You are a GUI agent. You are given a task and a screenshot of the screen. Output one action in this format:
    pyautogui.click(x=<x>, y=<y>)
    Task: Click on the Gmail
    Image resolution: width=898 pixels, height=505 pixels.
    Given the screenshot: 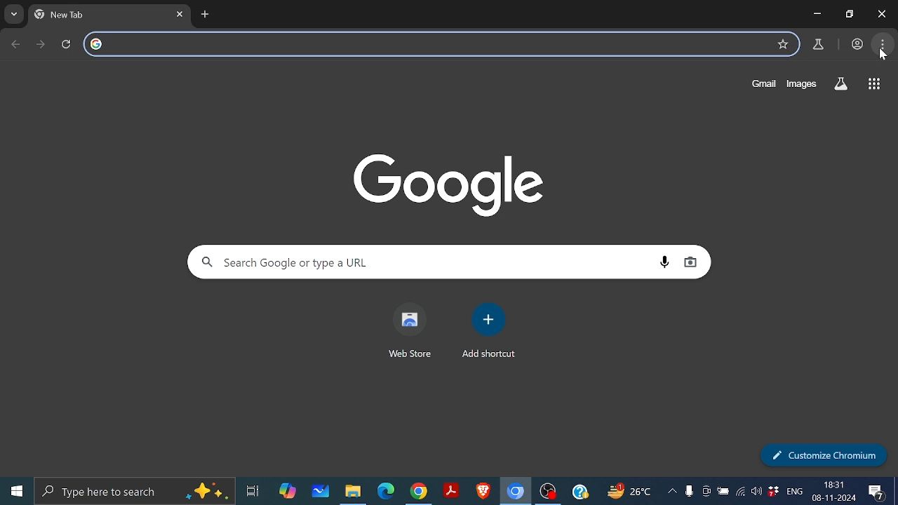 What is the action you would take?
    pyautogui.click(x=759, y=83)
    